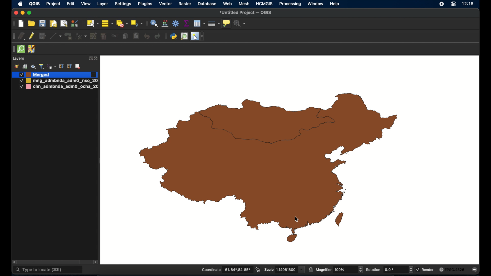  What do you see at coordinates (184, 36) in the screenshot?
I see `osm place search` at bounding box center [184, 36].